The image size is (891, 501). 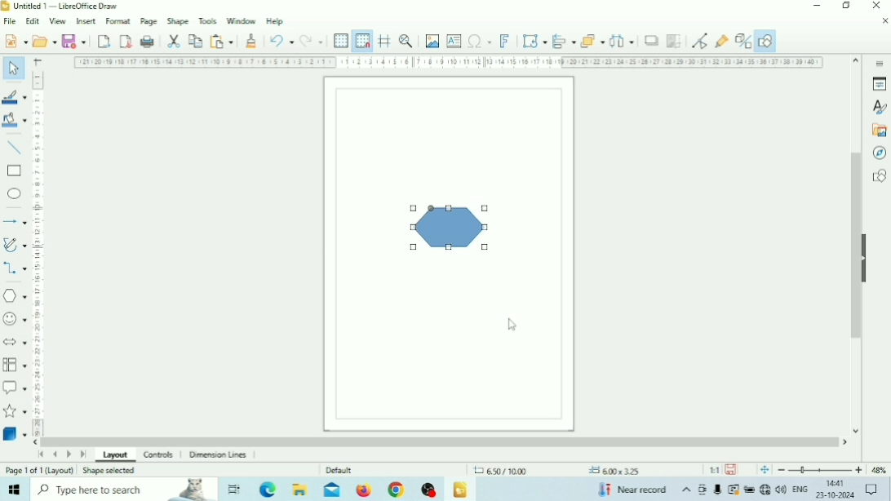 What do you see at coordinates (556, 471) in the screenshot?
I see `Cursor positions` at bounding box center [556, 471].